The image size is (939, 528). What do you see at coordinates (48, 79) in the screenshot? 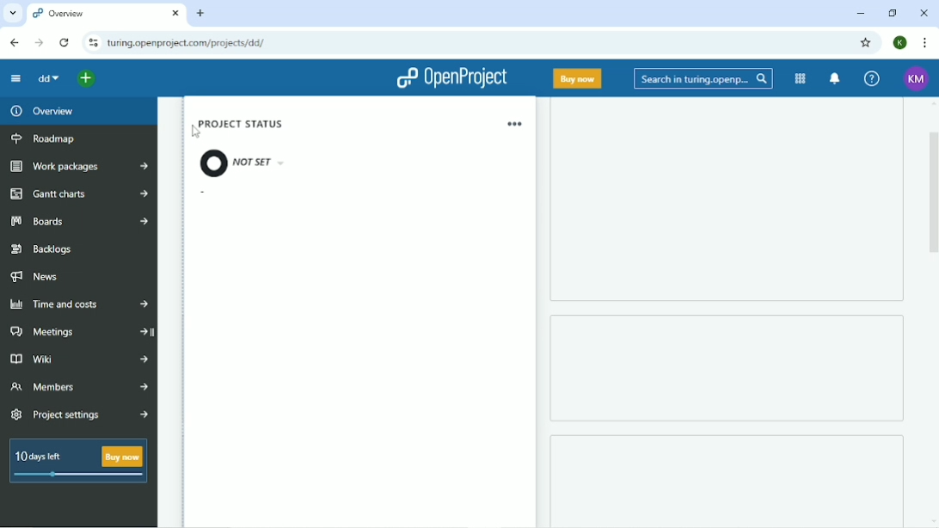
I see `dd` at bounding box center [48, 79].